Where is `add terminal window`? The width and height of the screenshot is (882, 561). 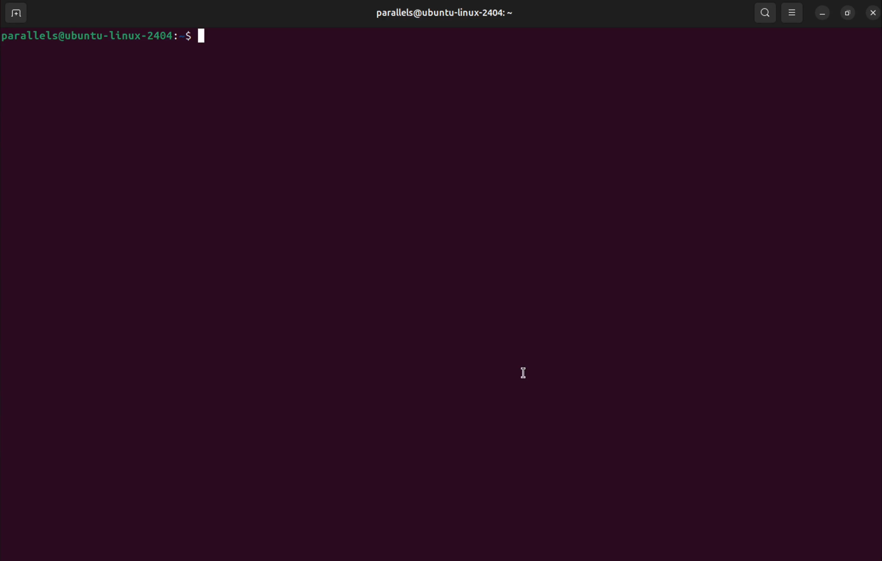 add terminal window is located at coordinates (18, 13).